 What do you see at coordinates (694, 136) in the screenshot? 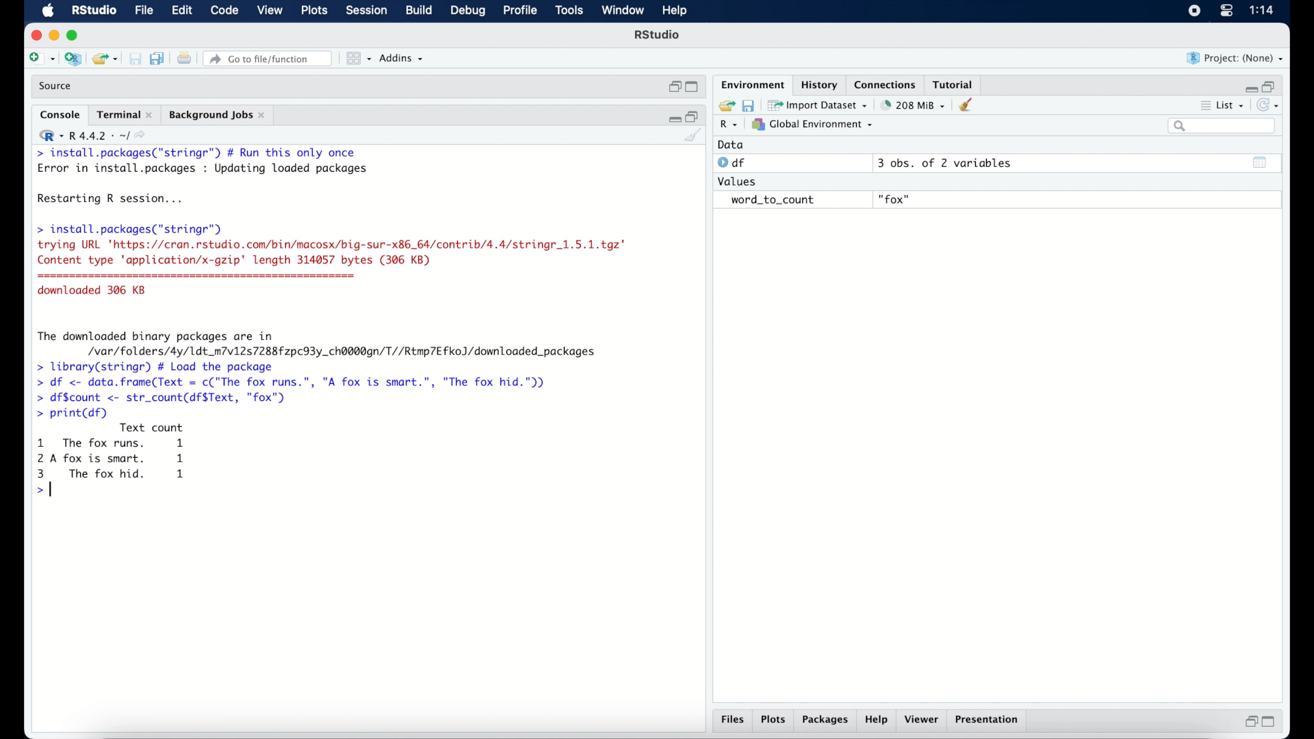
I see `clear console` at bounding box center [694, 136].